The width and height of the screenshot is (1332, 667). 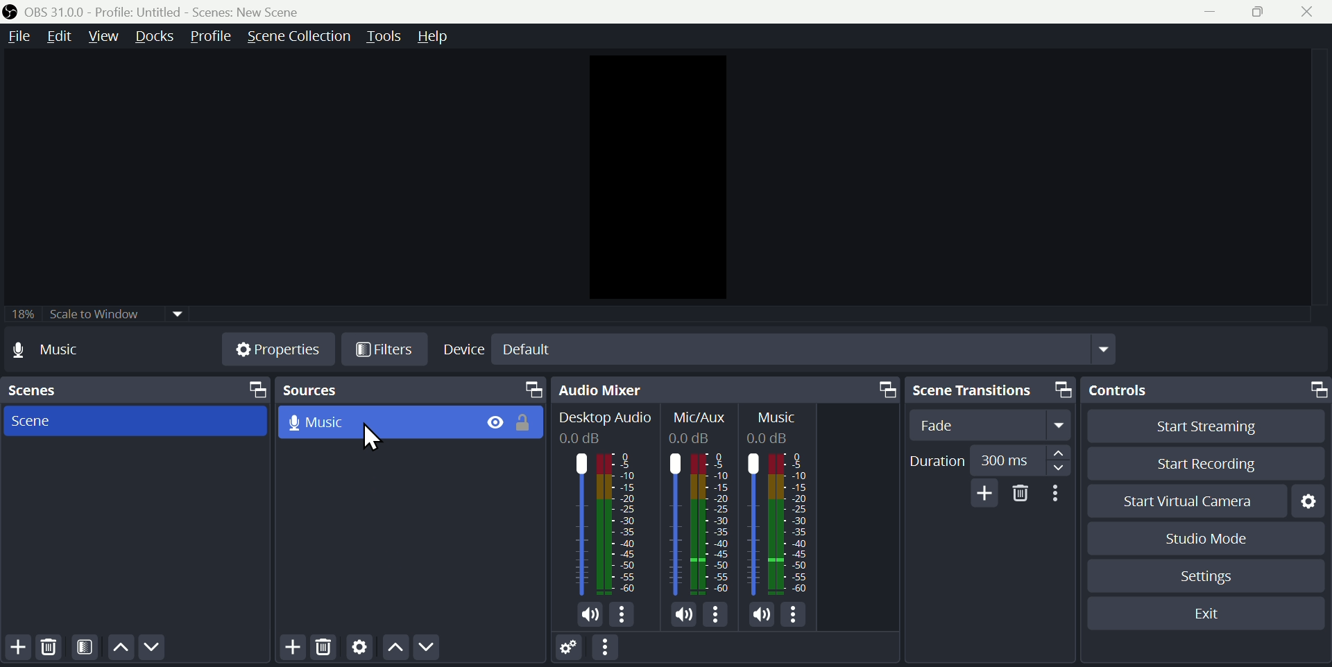 What do you see at coordinates (699, 417) in the screenshot?
I see `` at bounding box center [699, 417].